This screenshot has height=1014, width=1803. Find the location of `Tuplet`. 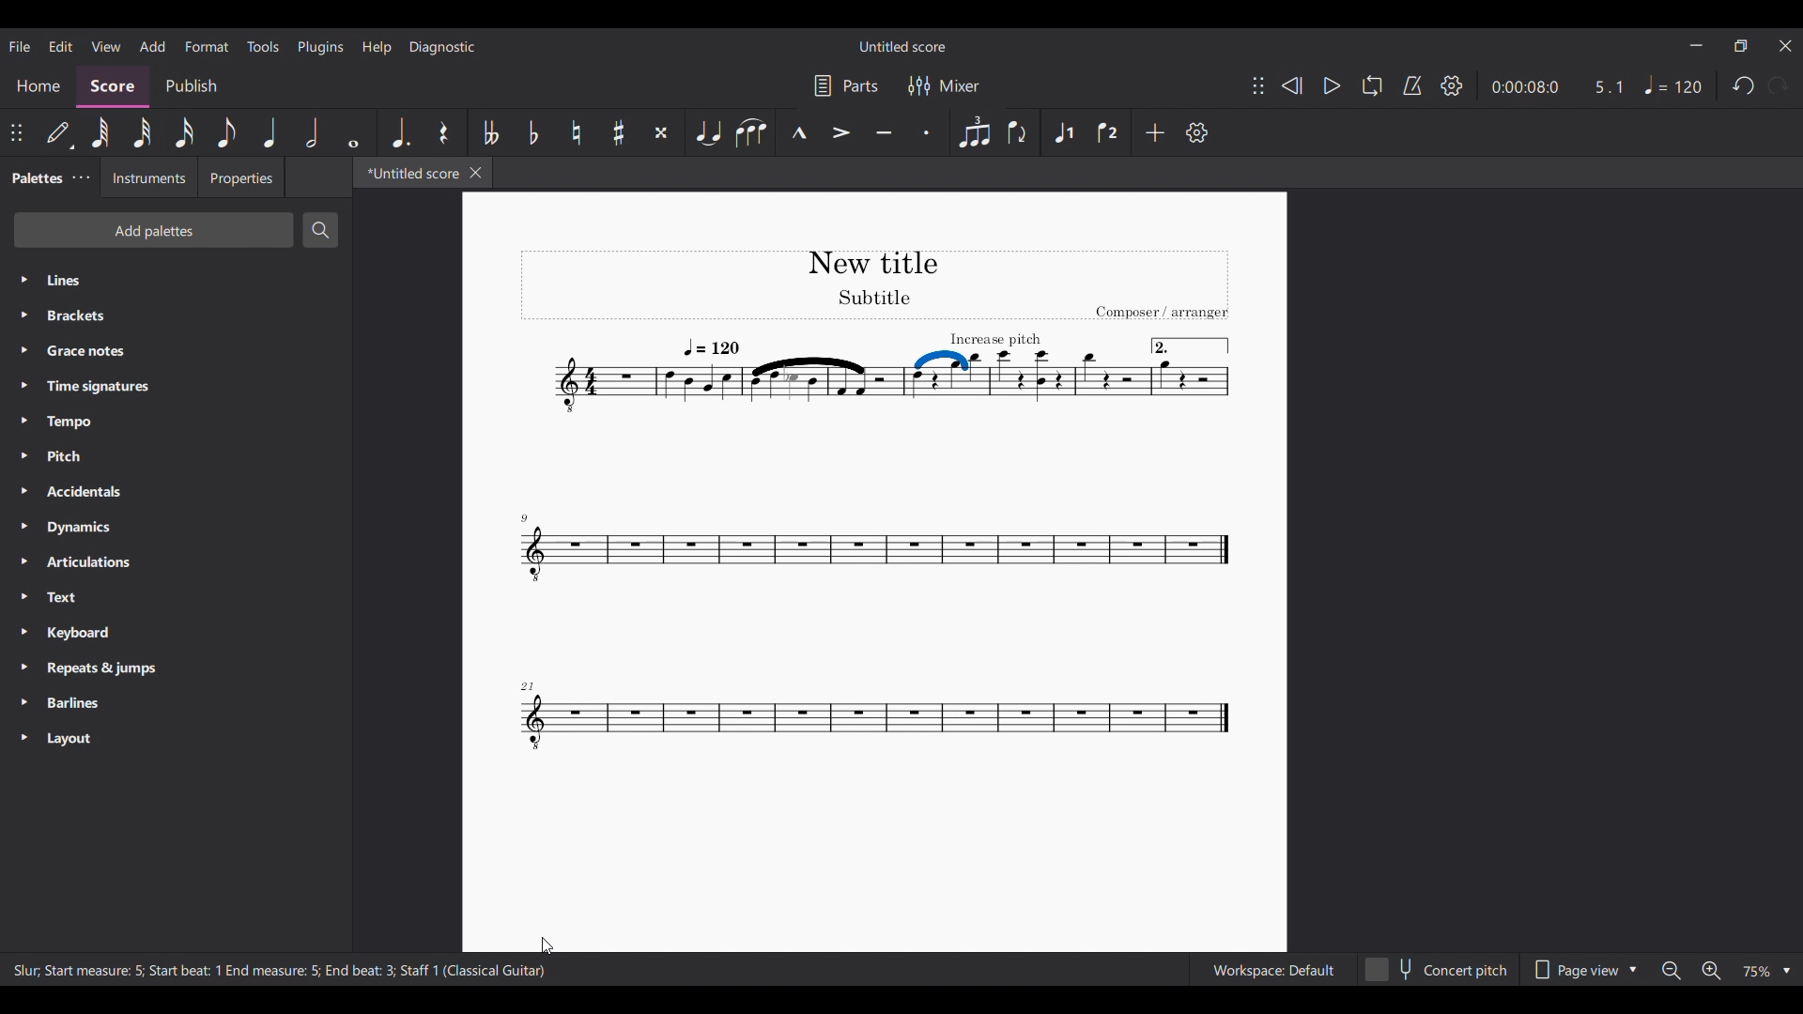

Tuplet is located at coordinates (975, 131).